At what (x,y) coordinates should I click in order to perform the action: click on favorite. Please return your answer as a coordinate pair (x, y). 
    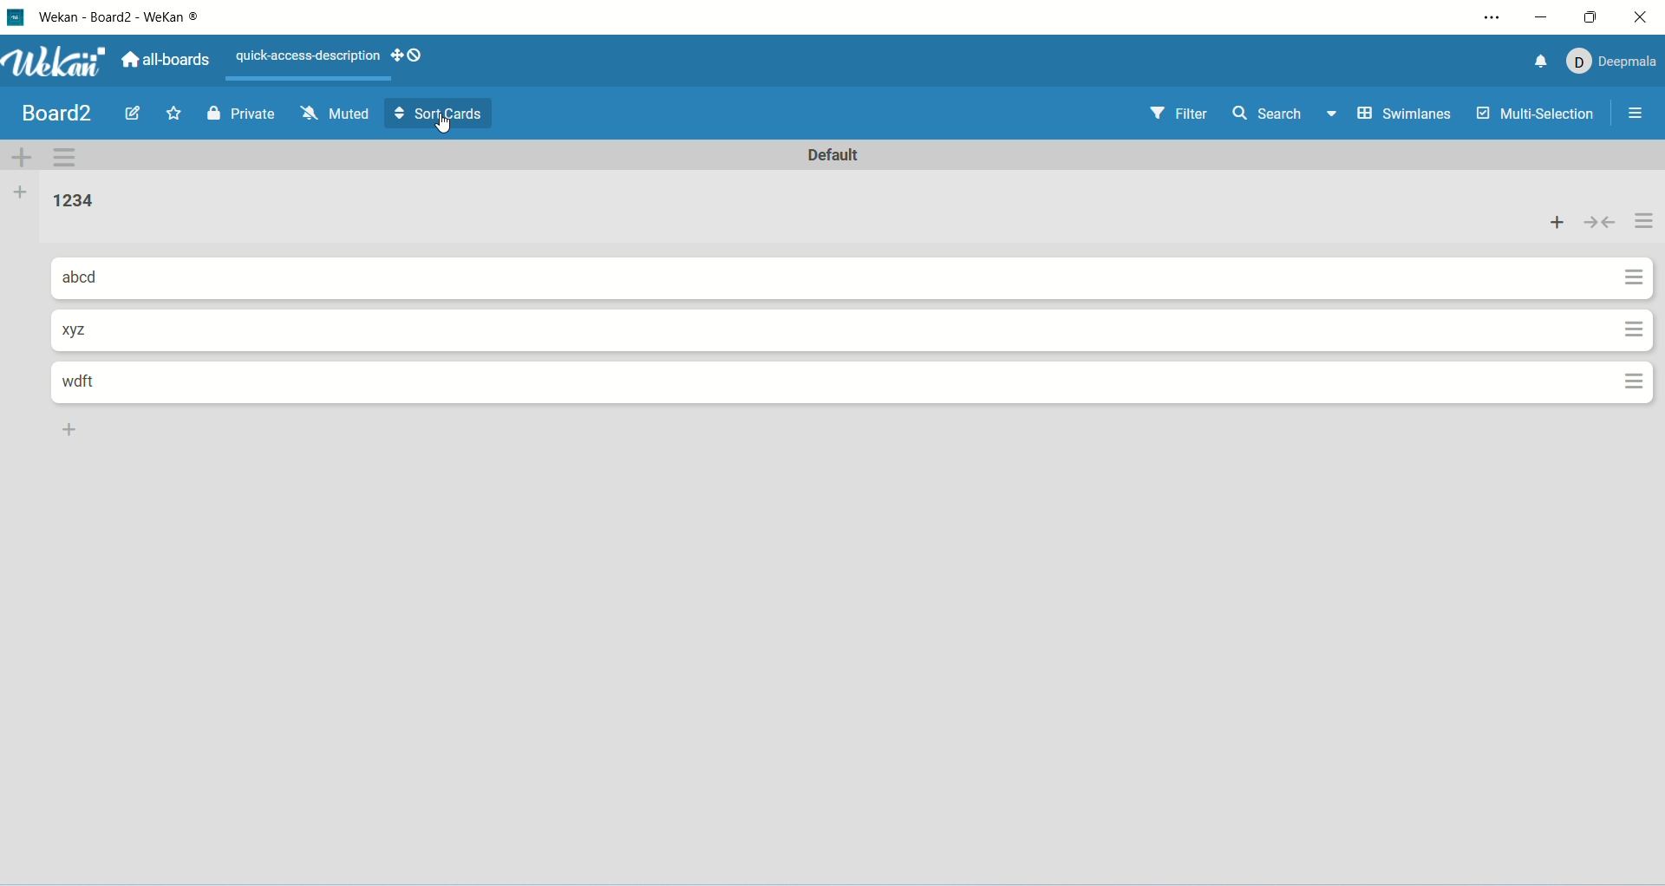
    Looking at the image, I should click on (175, 115).